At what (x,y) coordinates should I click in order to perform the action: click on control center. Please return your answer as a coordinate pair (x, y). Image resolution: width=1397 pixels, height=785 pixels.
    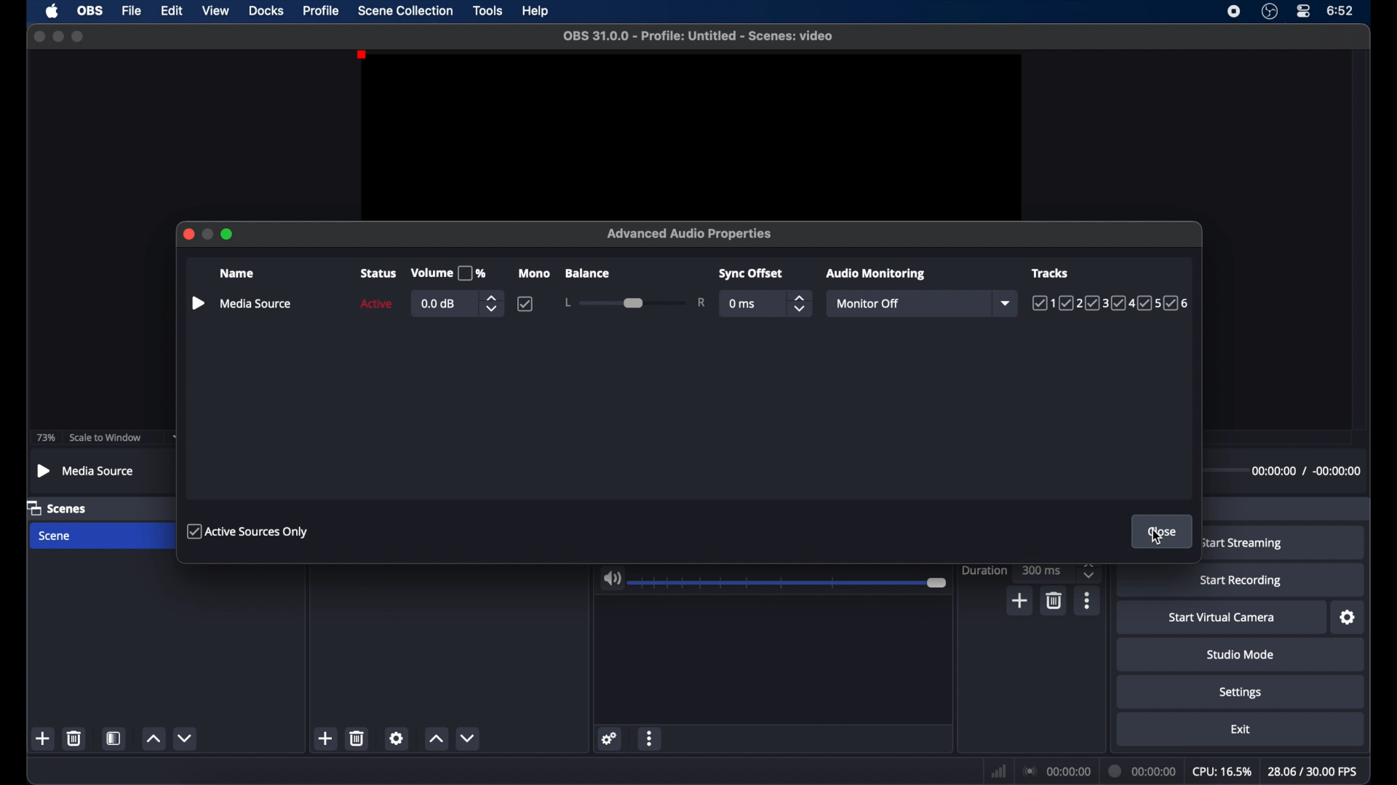
    Looking at the image, I should click on (1304, 11).